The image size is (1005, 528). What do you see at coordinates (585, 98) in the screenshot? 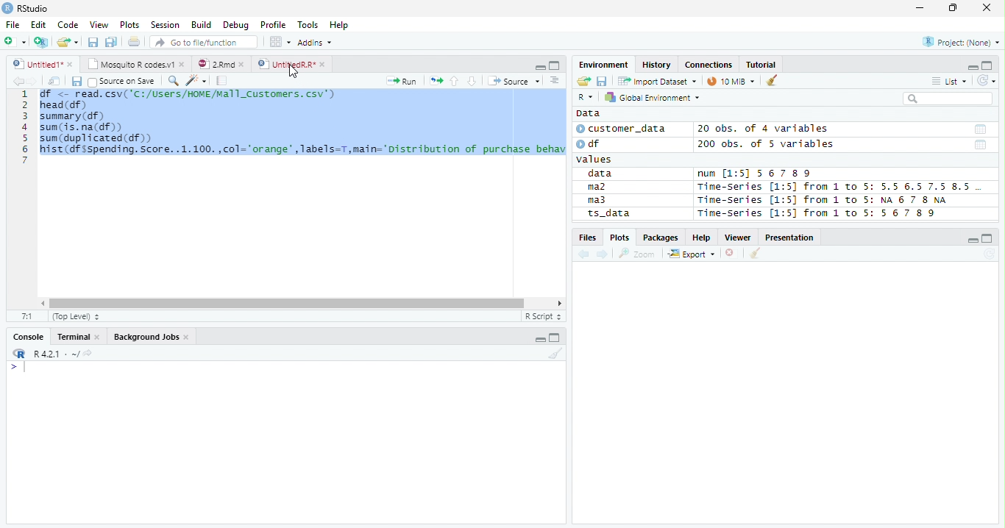
I see `R` at bounding box center [585, 98].